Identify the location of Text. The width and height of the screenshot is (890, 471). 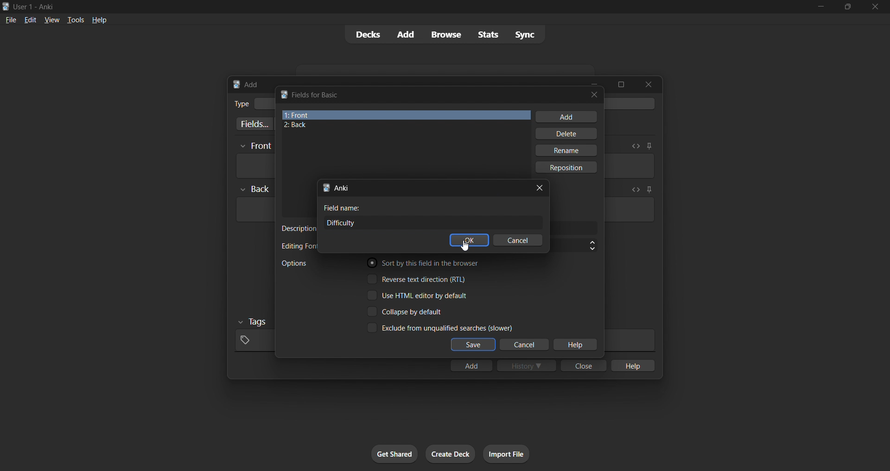
(298, 246).